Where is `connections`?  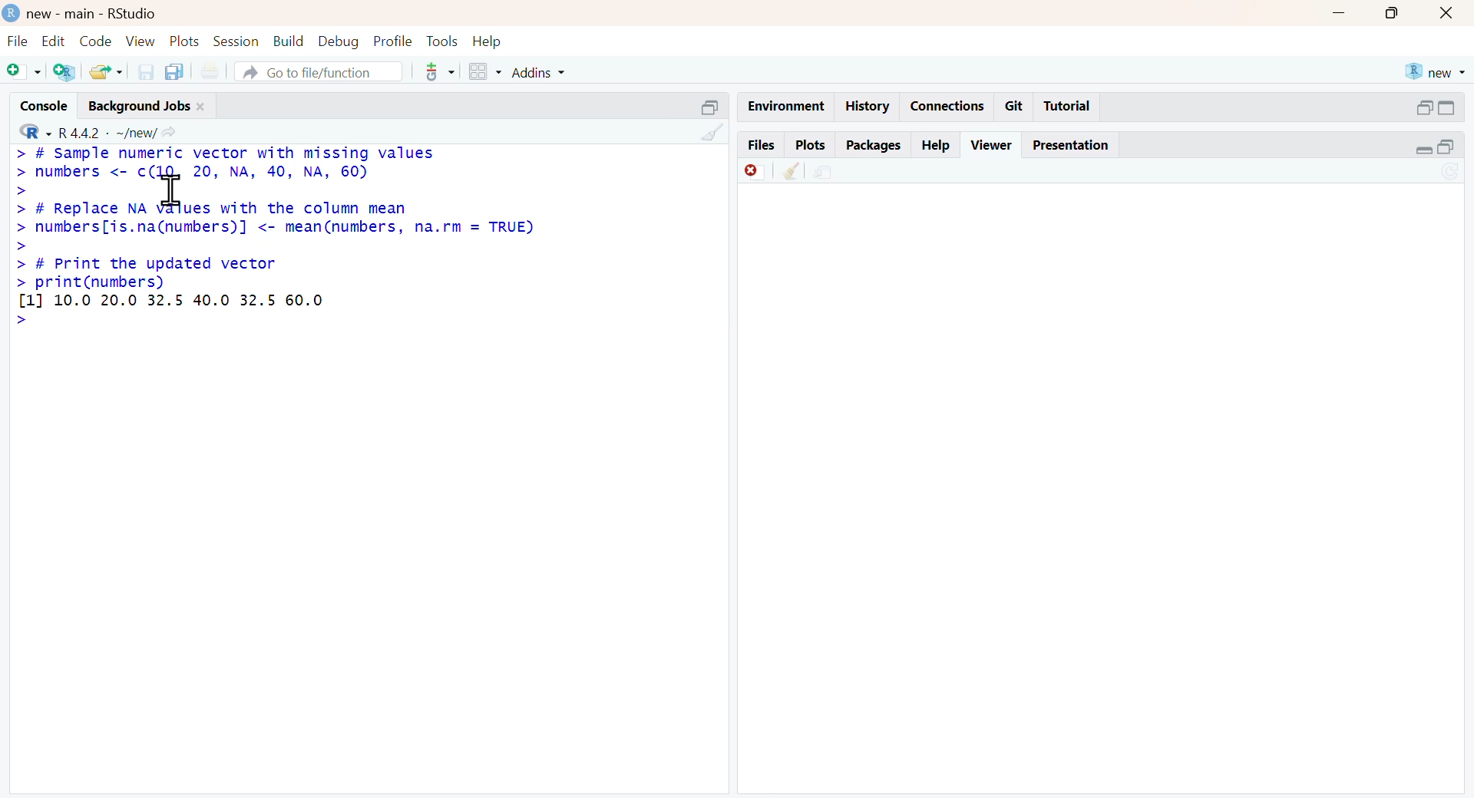 connections is located at coordinates (951, 105).